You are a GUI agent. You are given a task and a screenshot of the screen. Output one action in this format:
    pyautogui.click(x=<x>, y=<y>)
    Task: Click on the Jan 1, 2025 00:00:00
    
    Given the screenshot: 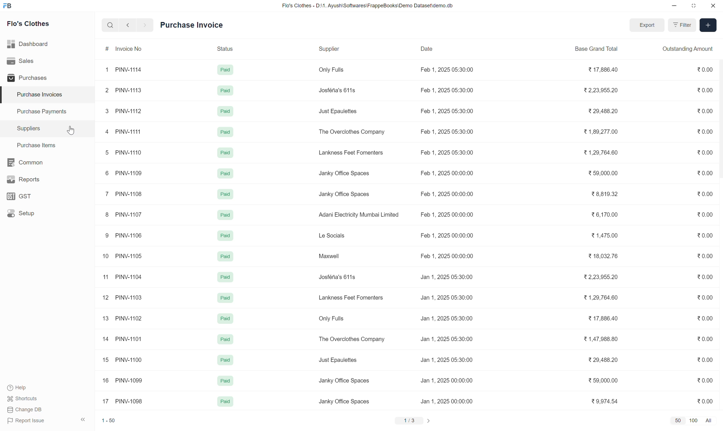 What is the action you would take?
    pyautogui.click(x=448, y=401)
    